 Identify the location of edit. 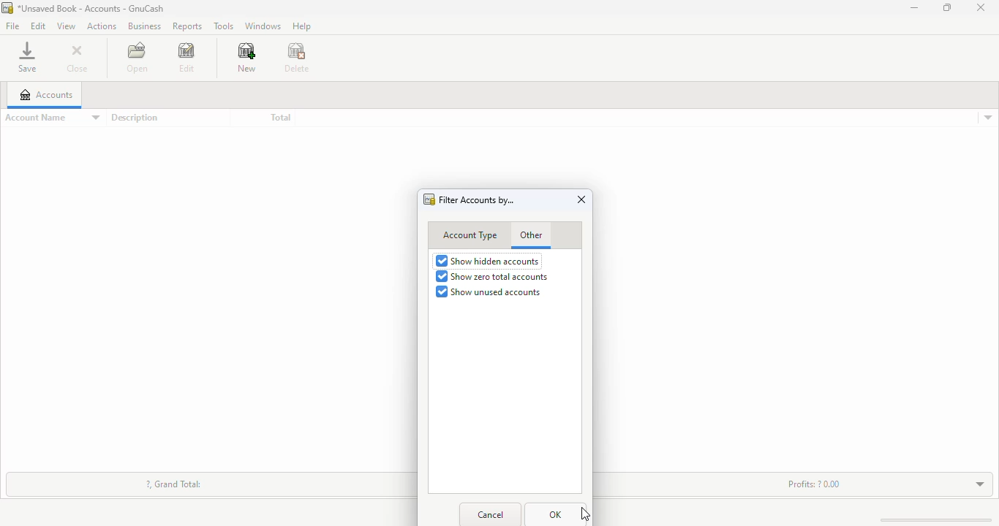
(38, 26).